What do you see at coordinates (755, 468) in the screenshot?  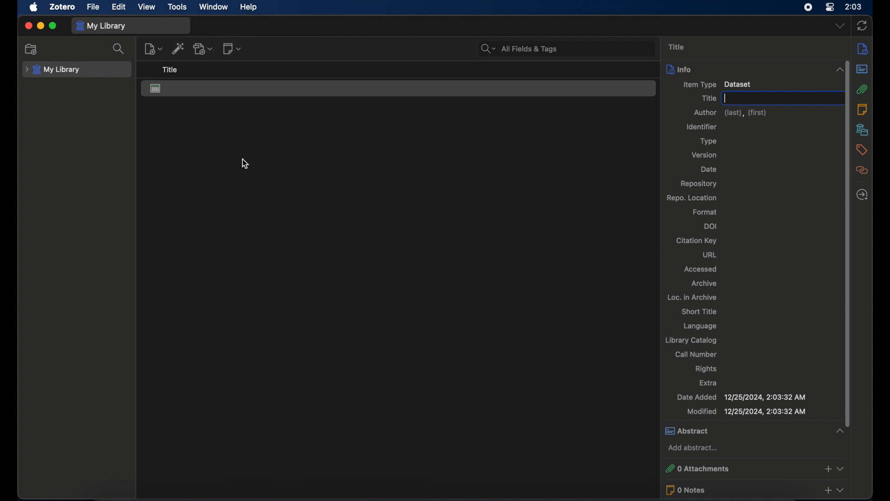 I see `0 attachments` at bounding box center [755, 468].